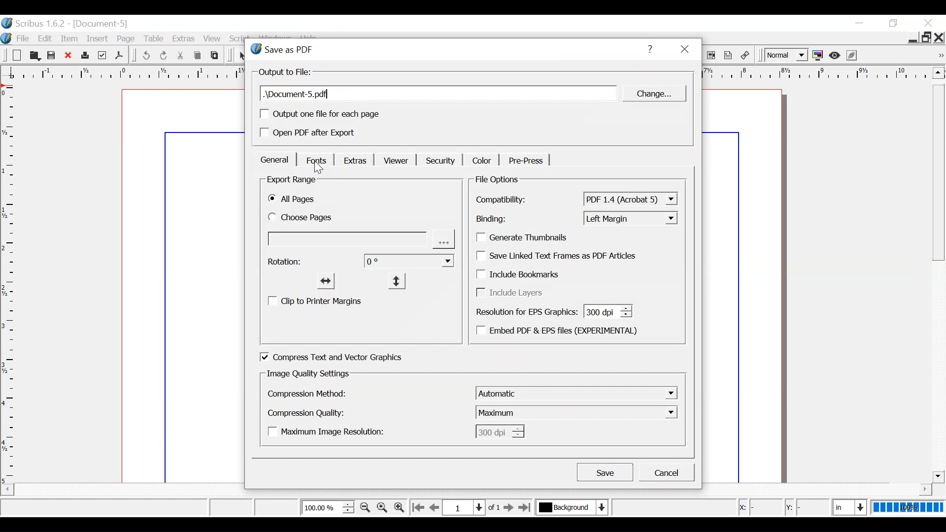 The height and width of the screenshot is (532, 946). What do you see at coordinates (320, 133) in the screenshot?
I see `(un)select Open PDF after Export` at bounding box center [320, 133].